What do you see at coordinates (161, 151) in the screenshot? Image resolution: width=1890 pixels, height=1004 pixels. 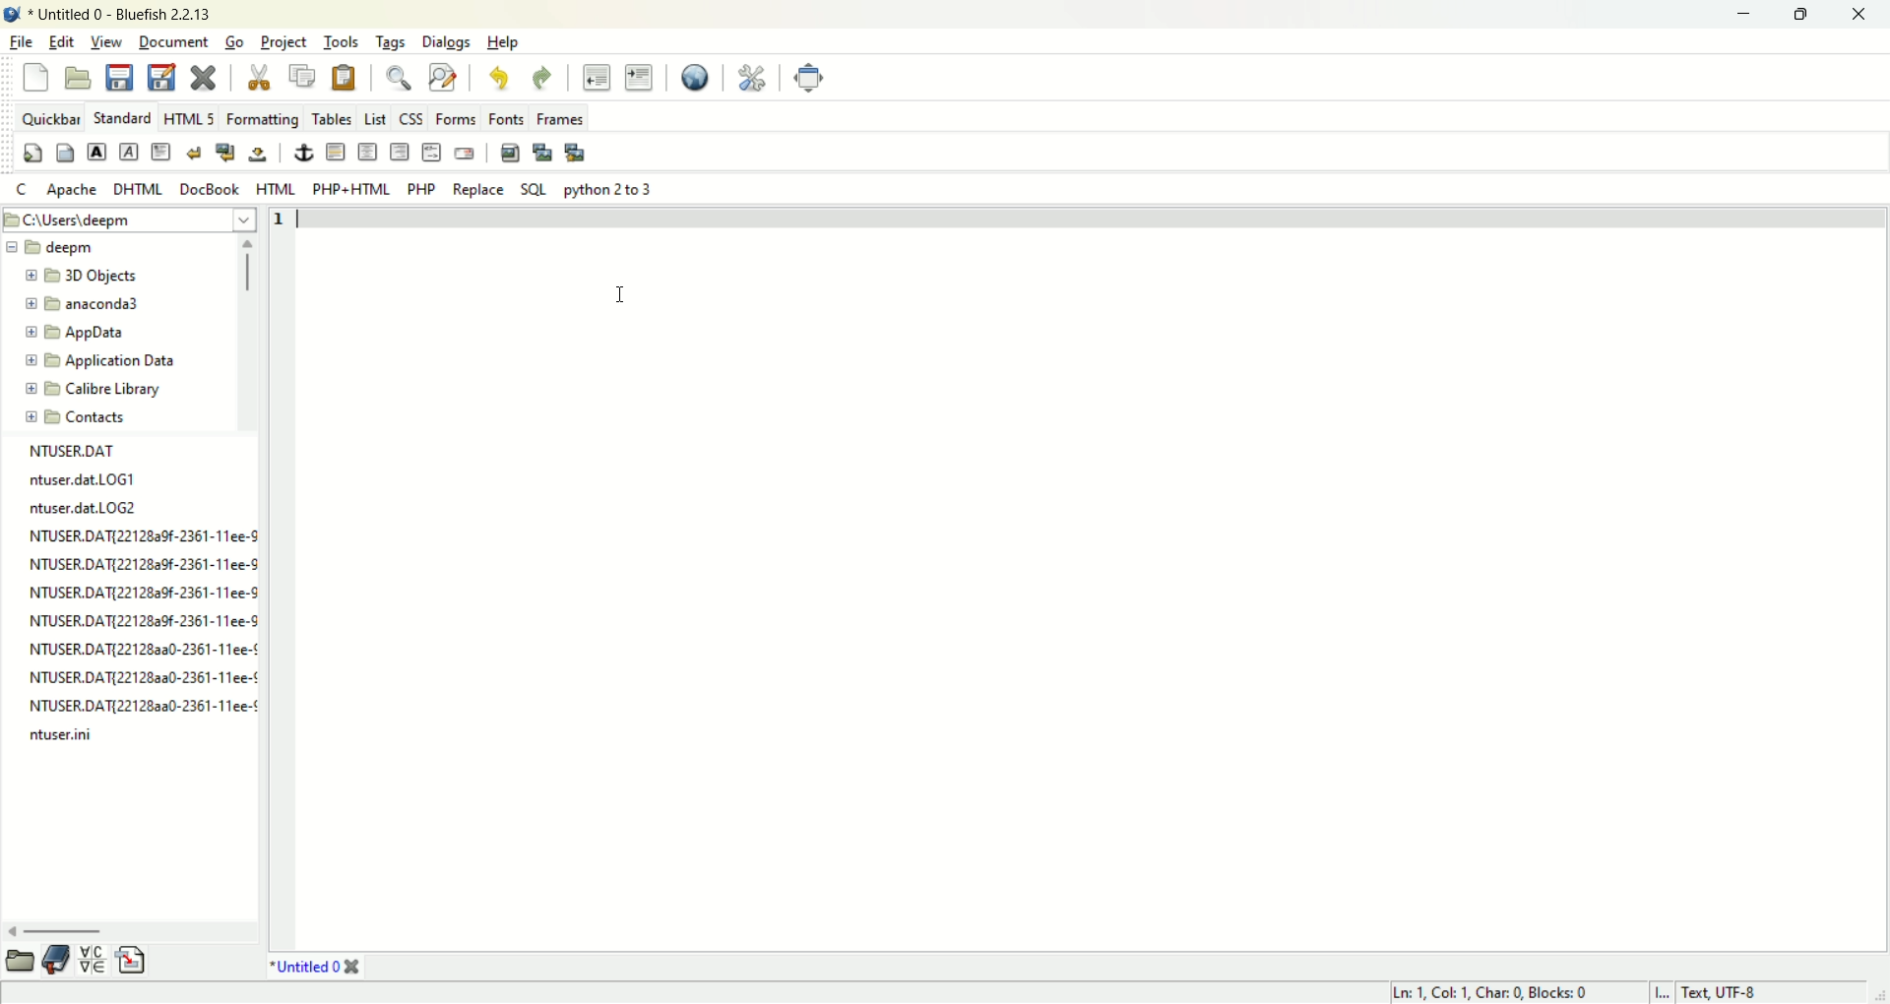 I see `paragraph` at bounding box center [161, 151].